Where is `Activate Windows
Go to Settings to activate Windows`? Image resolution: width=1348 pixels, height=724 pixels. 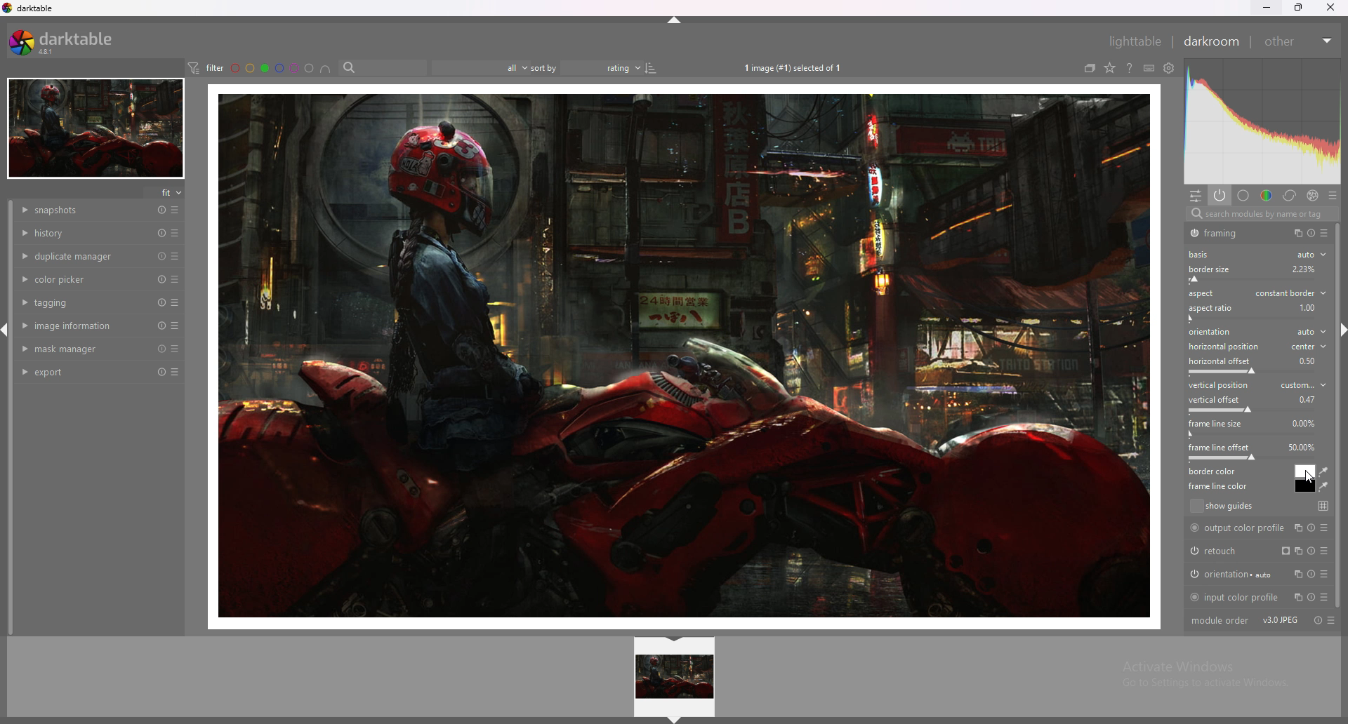 Activate Windows
Go to Settings to activate Windows is located at coordinates (1202, 678).